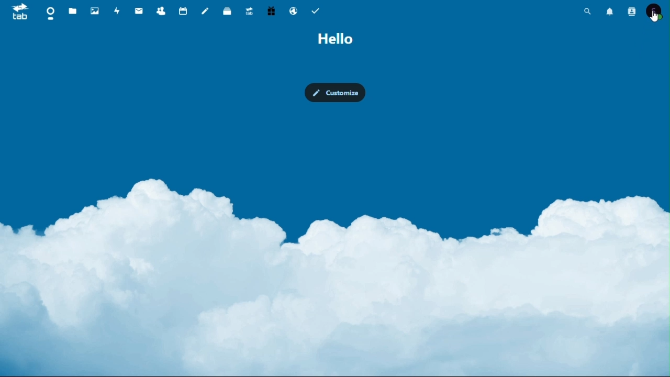 The width and height of the screenshot is (670, 377). Describe the element at coordinates (50, 13) in the screenshot. I see `Dashboard` at that location.